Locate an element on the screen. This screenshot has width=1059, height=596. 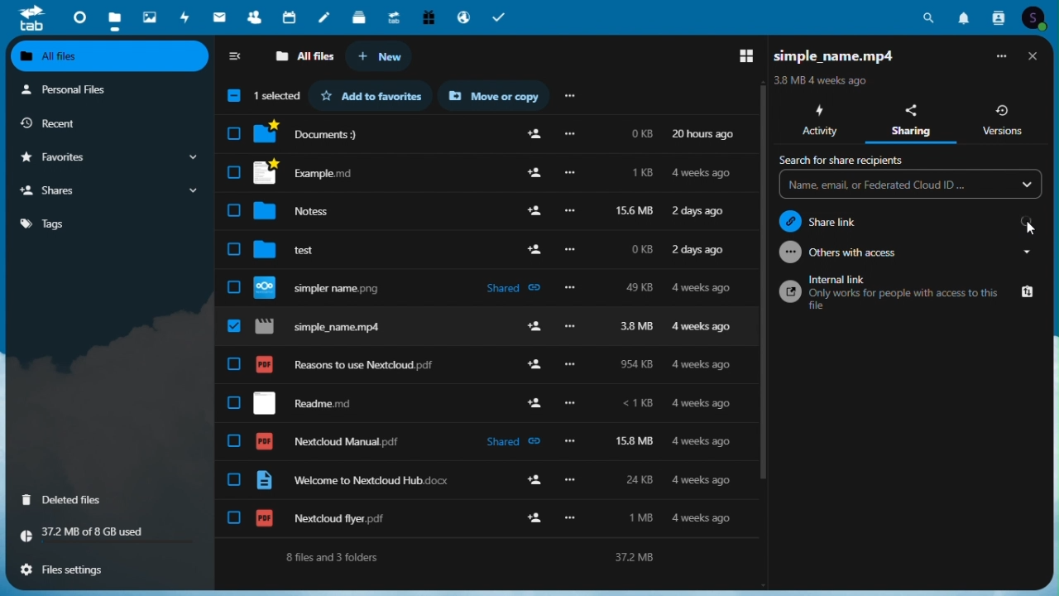
Activity is located at coordinates (821, 121).